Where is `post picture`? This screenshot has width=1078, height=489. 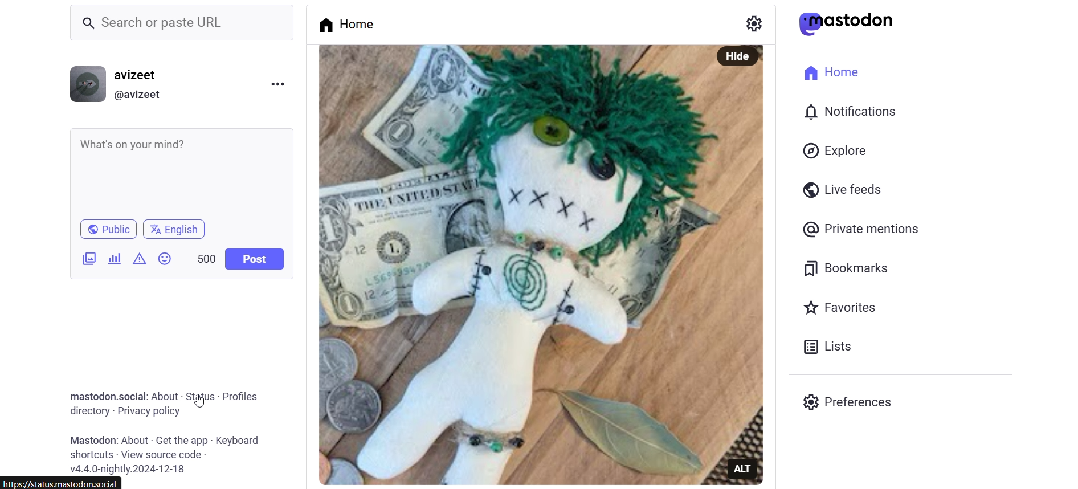 post picture is located at coordinates (514, 267).